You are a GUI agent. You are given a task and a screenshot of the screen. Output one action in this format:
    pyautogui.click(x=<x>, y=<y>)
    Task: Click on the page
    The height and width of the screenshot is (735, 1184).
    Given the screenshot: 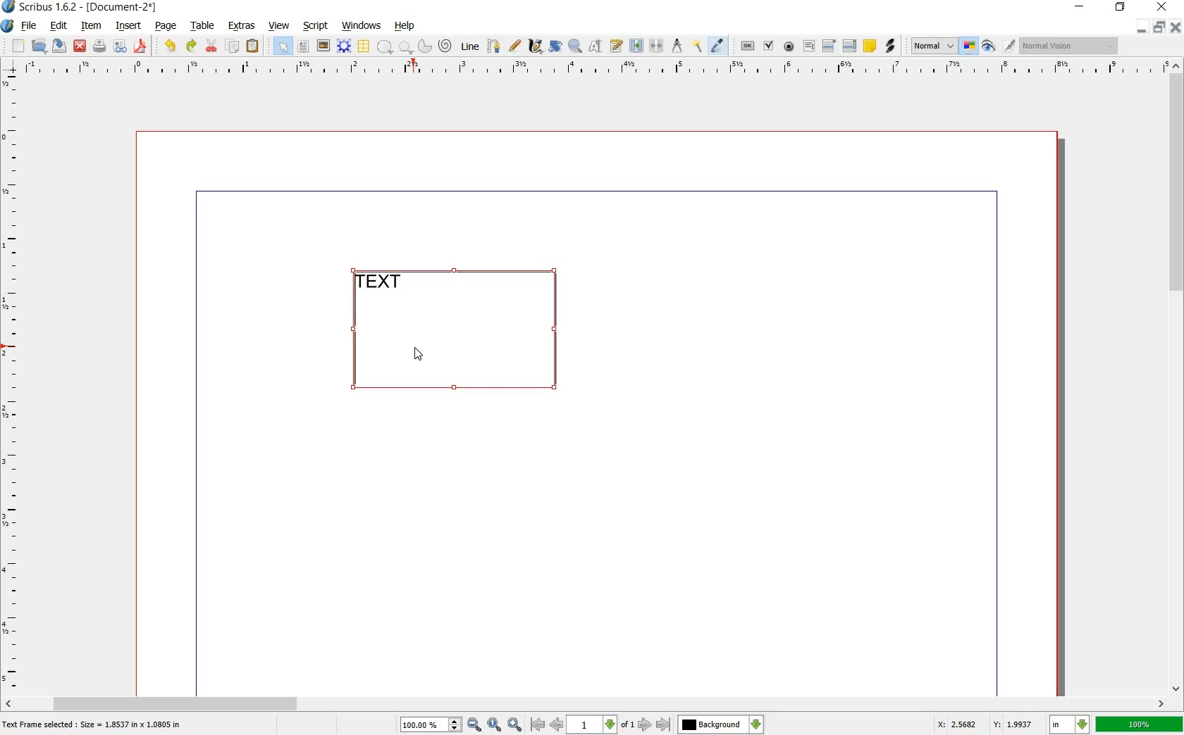 What is the action you would take?
    pyautogui.click(x=166, y=27)
    